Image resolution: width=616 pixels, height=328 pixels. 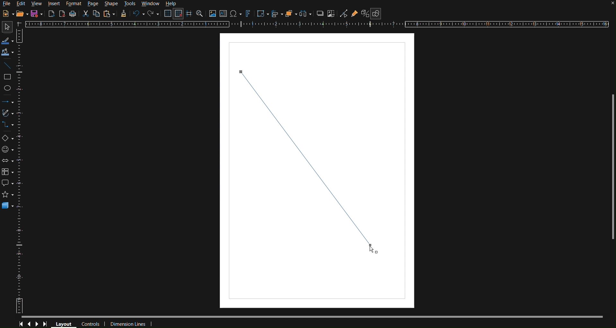 I want to click on Symbol Shapes, so click(x=7, y=149).